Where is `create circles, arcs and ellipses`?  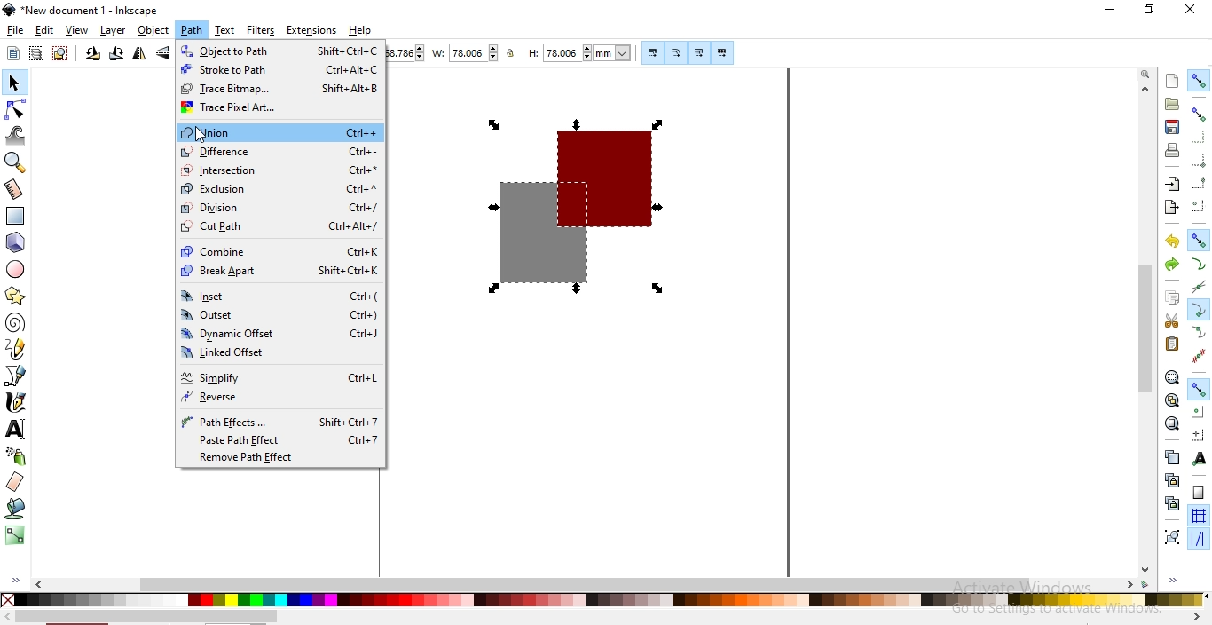
create circles, arcs and ellipses is located at coordinates (16, 270).